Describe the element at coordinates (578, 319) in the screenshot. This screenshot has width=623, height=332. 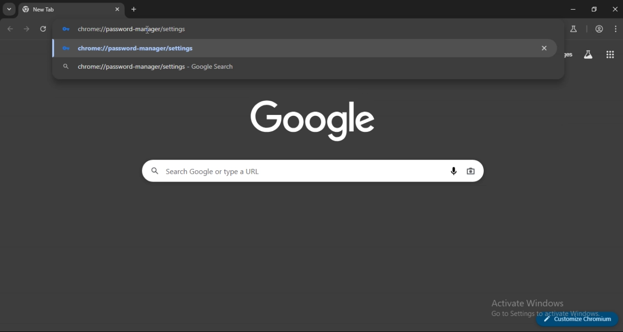
I see `customize chromium` at that location.